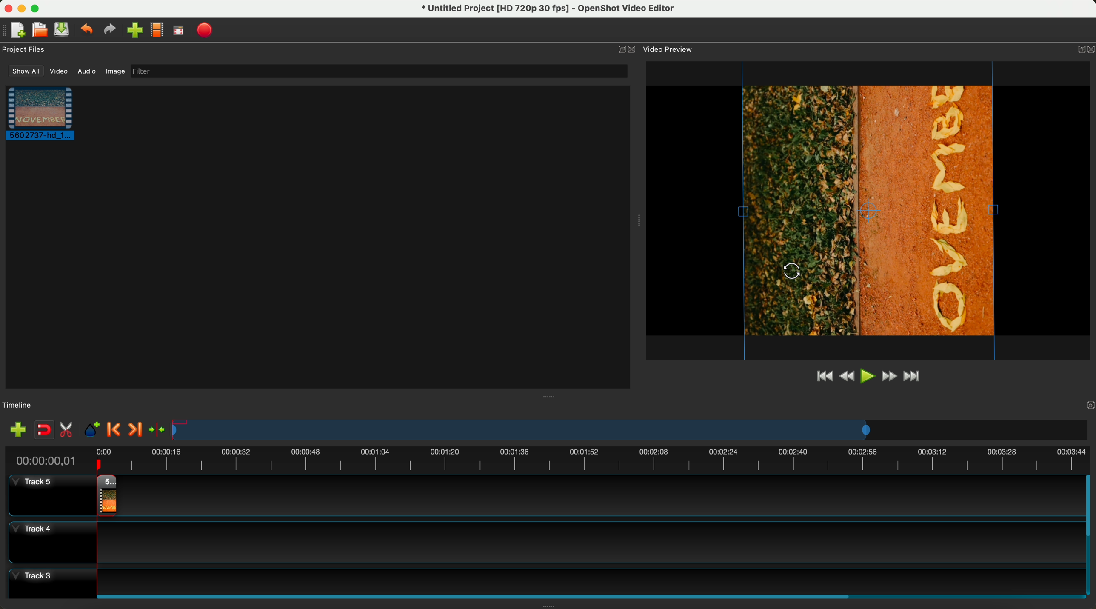 The image size is (1096, 609). What do you see at coordinates (59, 72) in the screenshot?
I see `video` at bounding box center [59, 72].